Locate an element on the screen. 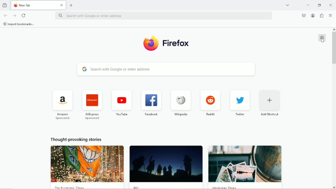  Go back is located at coordinates (5, 15).